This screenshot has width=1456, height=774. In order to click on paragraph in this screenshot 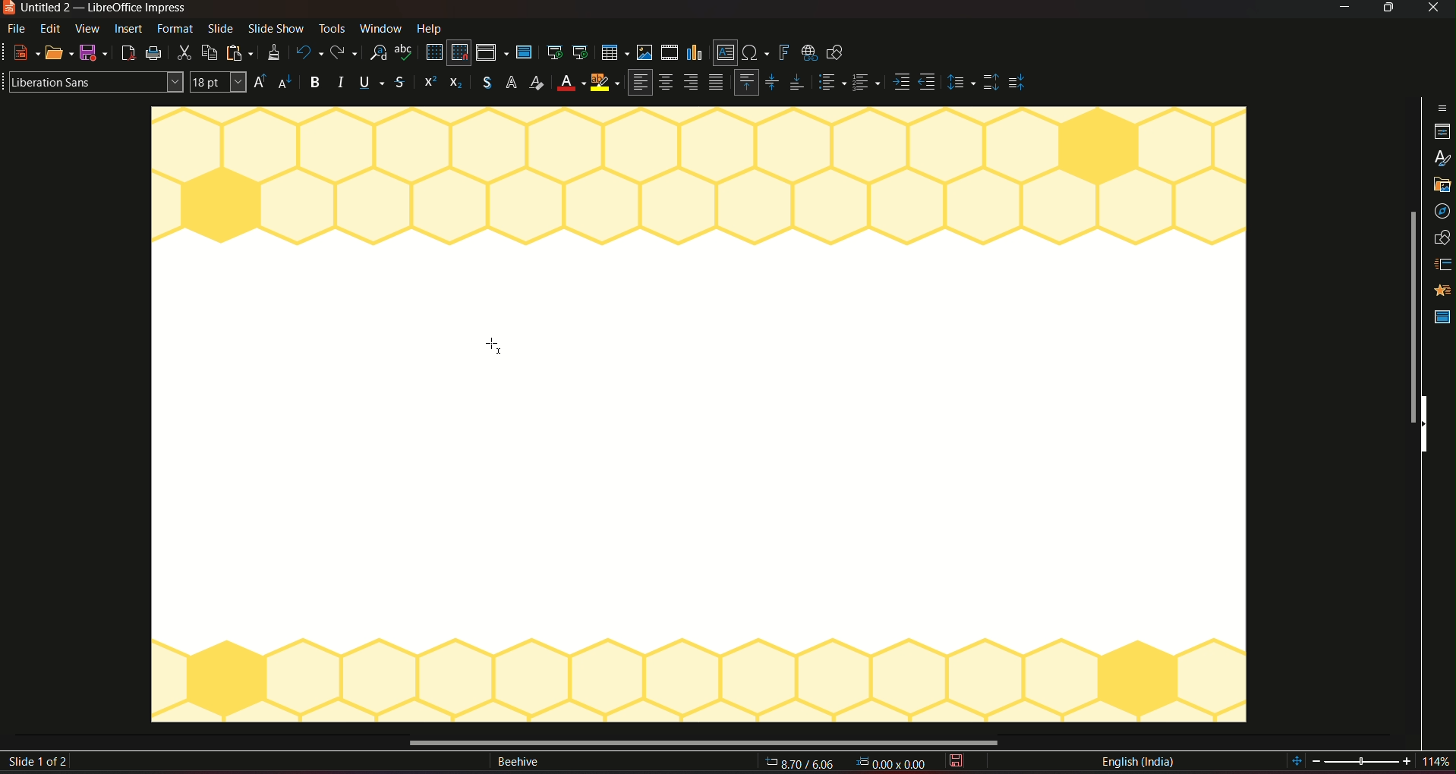, I will do `click(717, 83)`.